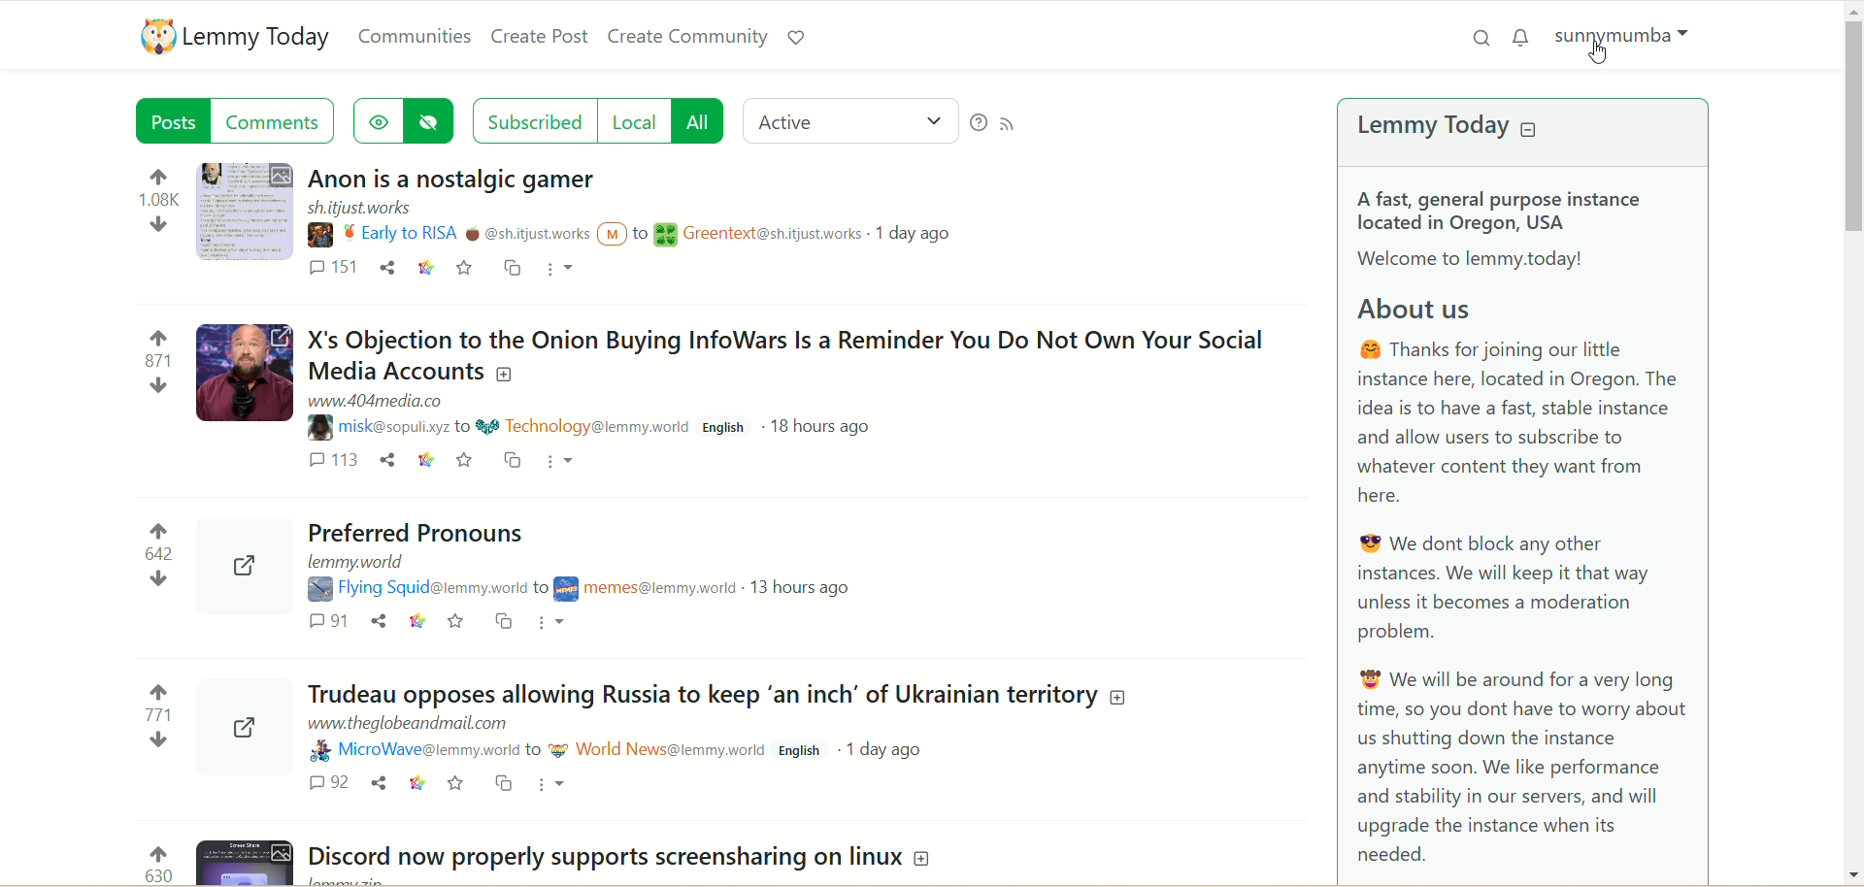  Describe the element at coordinates (378, 120) in the screenshot. I see `show hidden post` at that location.